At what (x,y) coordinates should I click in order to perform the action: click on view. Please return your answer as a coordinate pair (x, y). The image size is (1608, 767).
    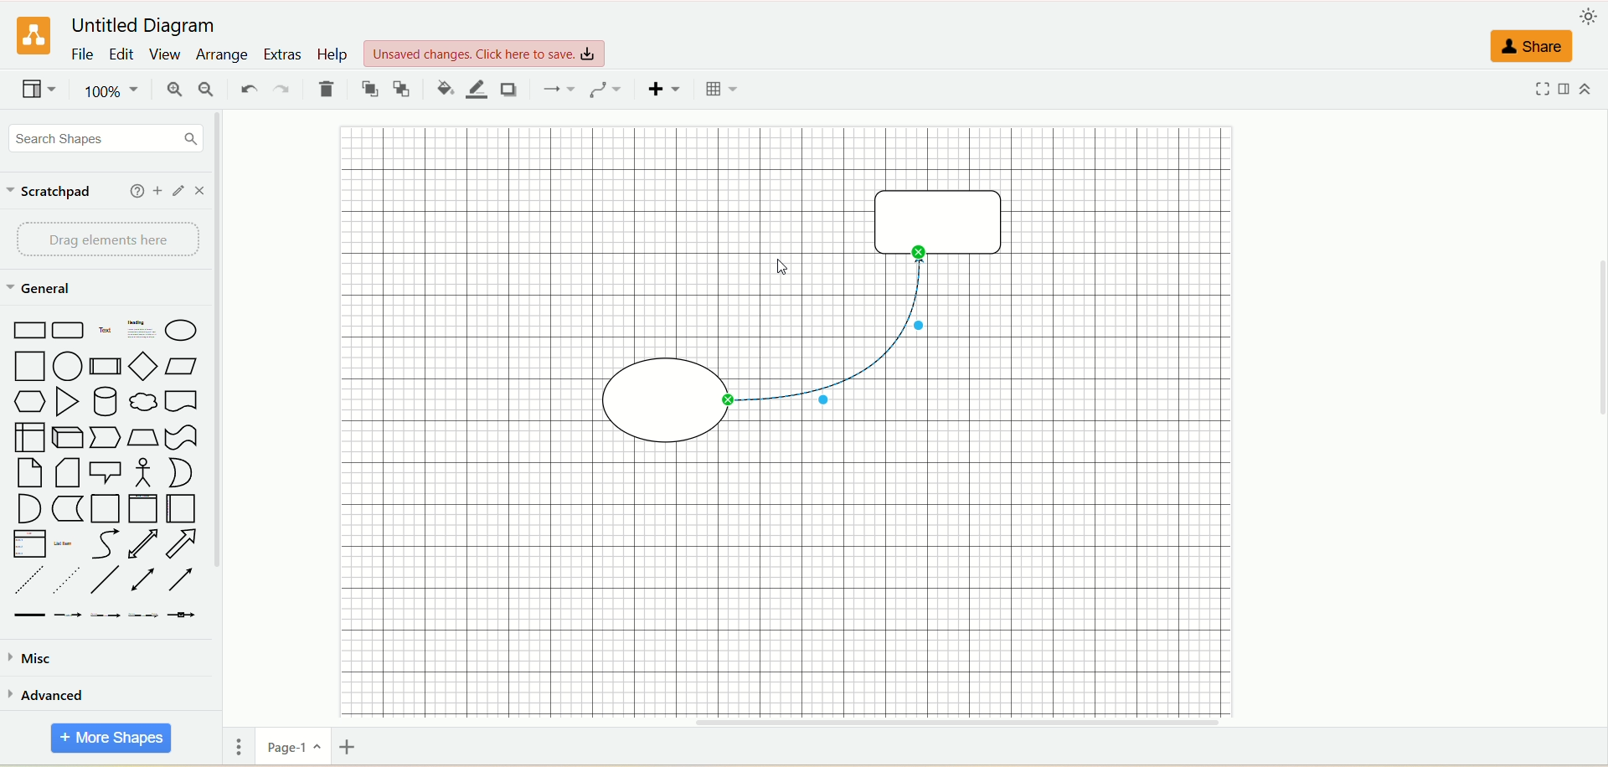
    Looking at the image, I should click on (167, 54).